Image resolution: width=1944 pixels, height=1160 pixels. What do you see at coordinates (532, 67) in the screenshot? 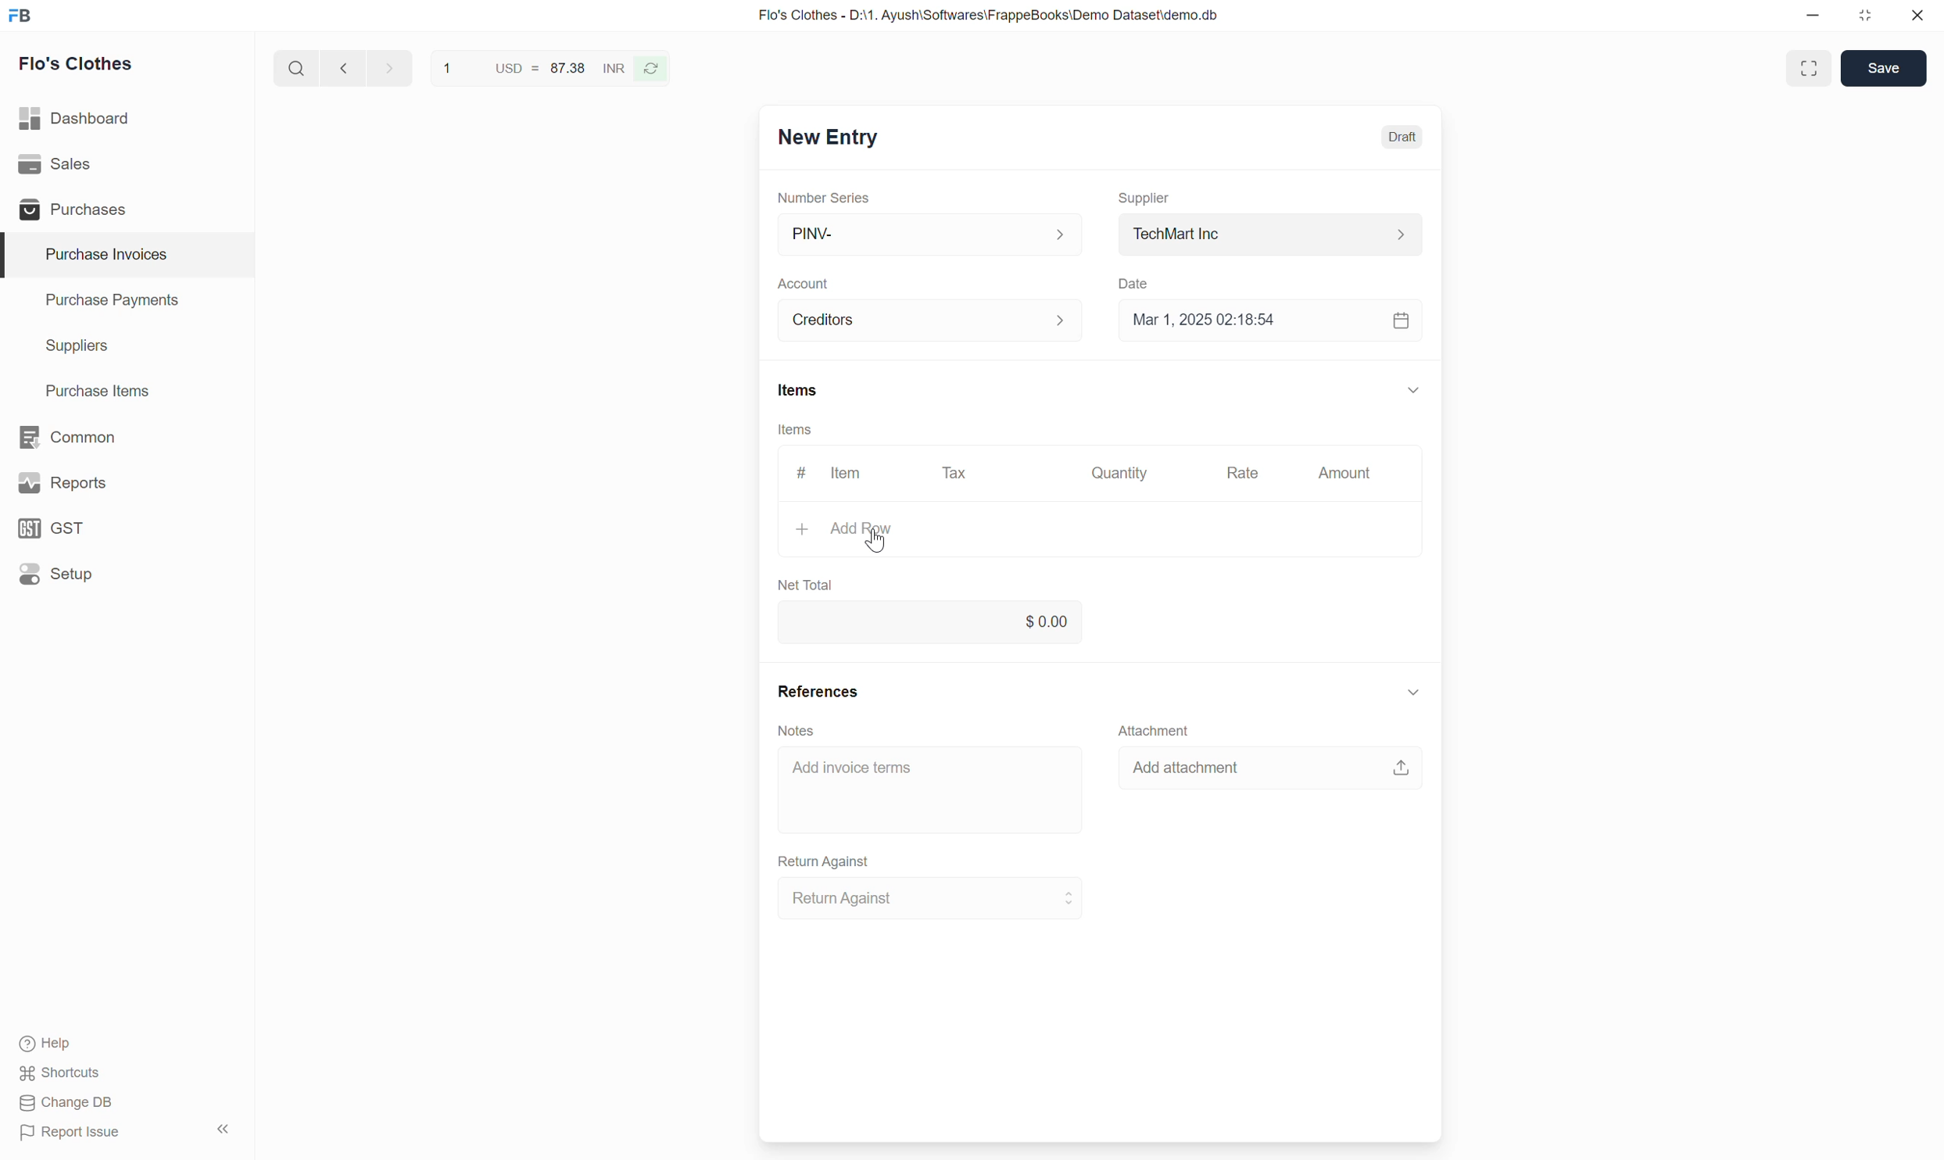
I see `1 USD = 87.38 INR` at bounding box center [532, 67].